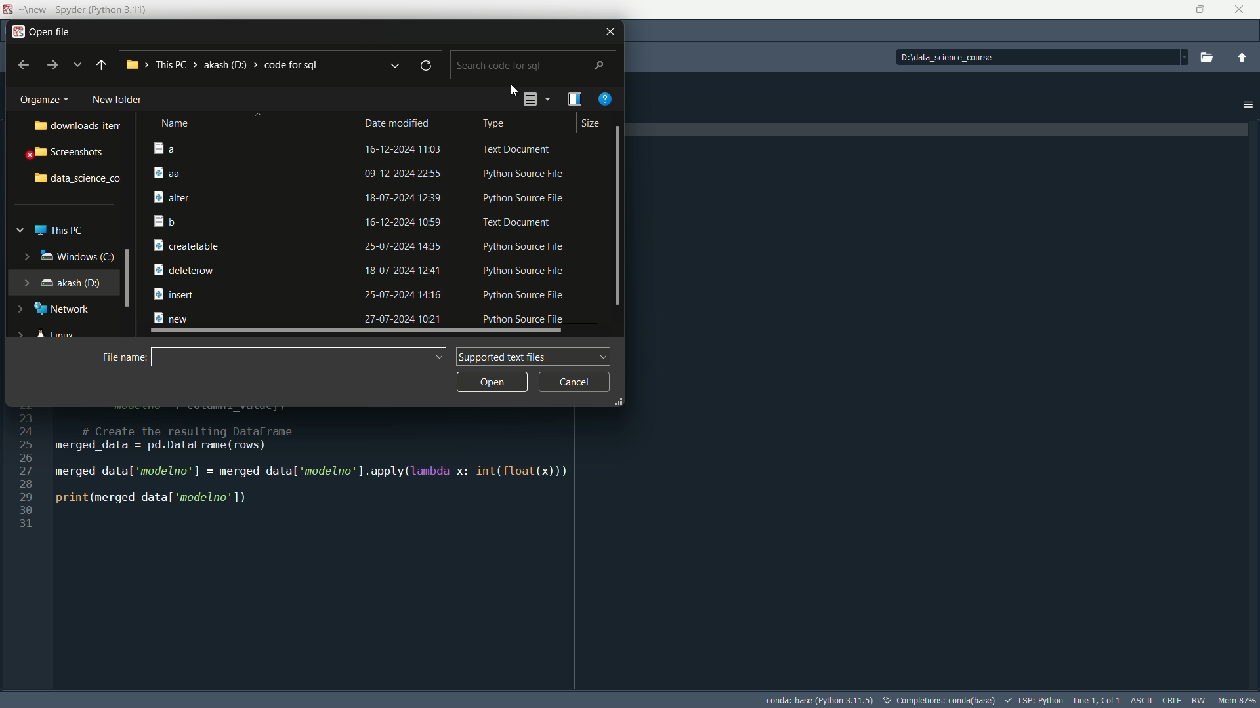 The width and height of the screenshot is (1260, 708). I want to click on new folder, so click(119, 100).